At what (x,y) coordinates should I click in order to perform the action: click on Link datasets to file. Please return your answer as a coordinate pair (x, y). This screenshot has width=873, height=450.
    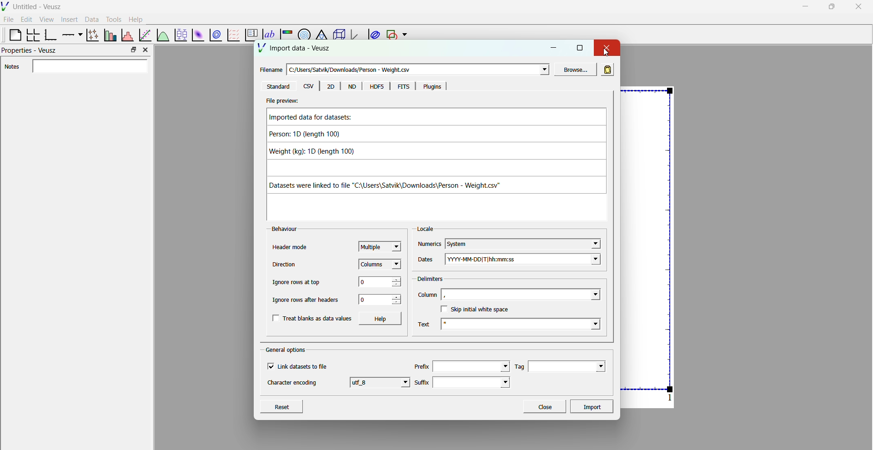
    Looking at the image, I should click on (301, 366).